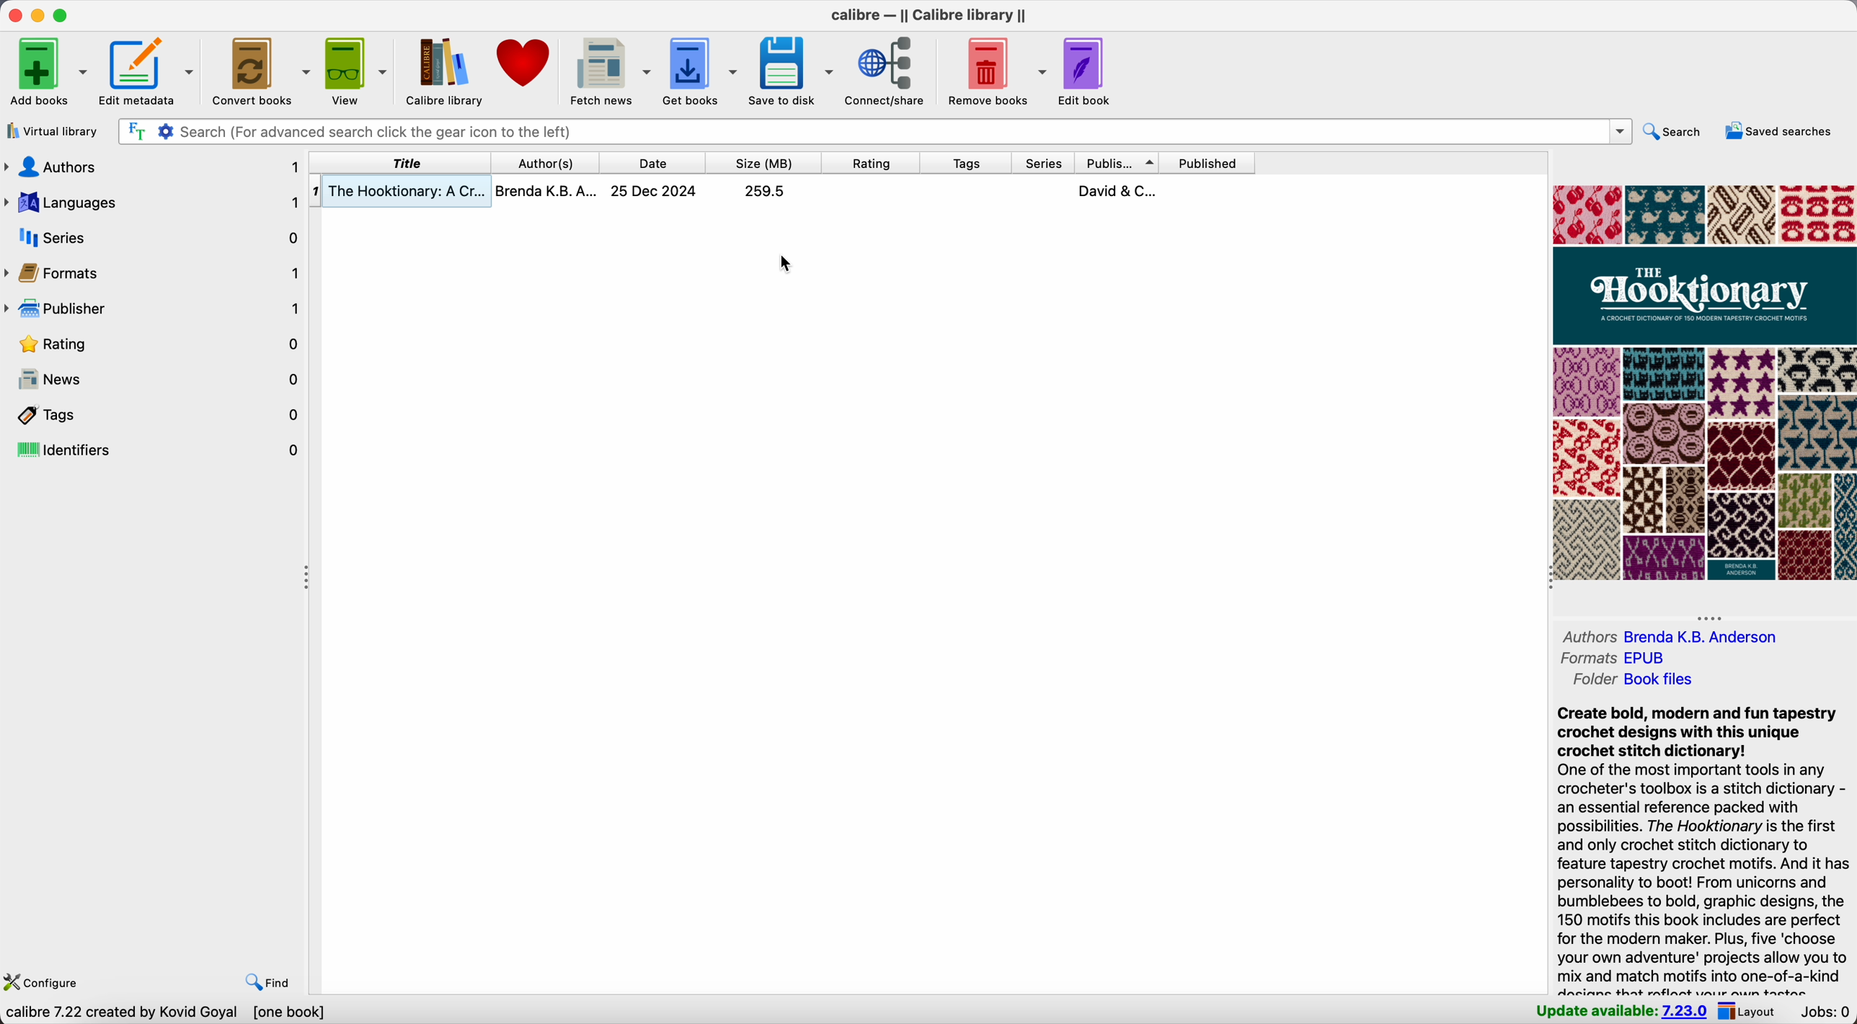 This screenshot has width=1857, height=1024. What do you see at coordinates (701, 71) in the screenshot?
I see `get books` at bounding box center [701, 71].